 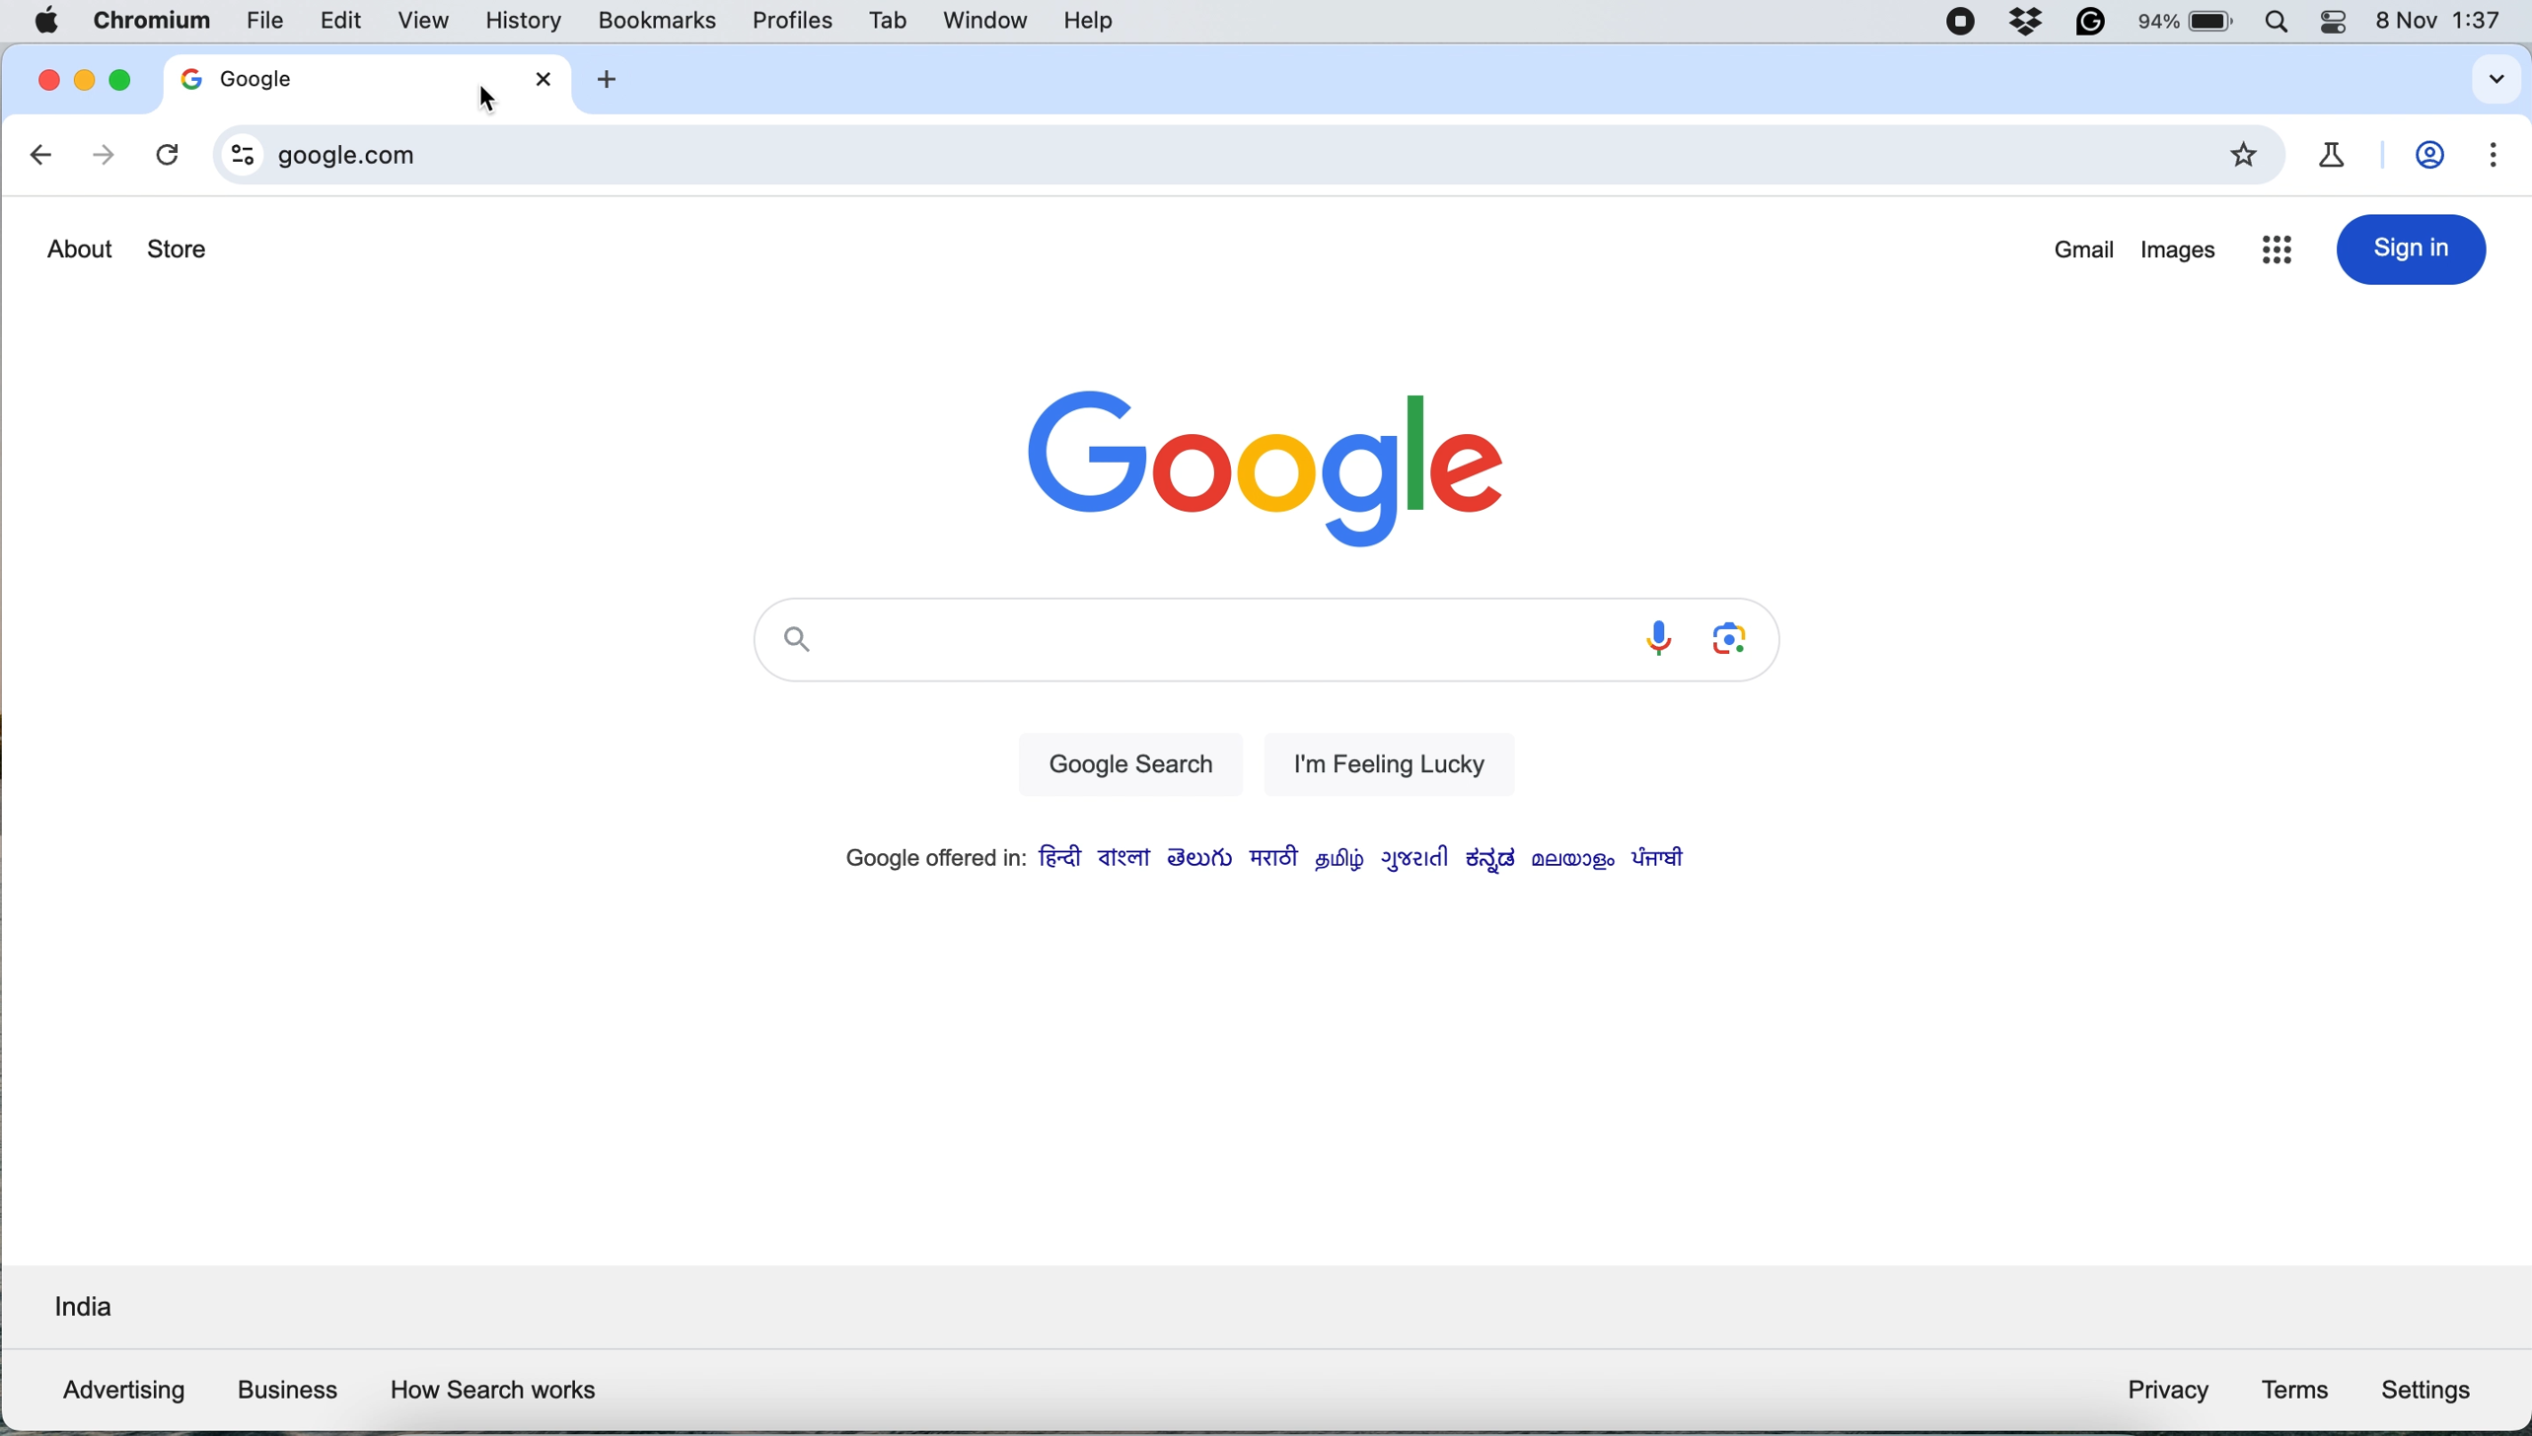 What do you see at coordinates (179, 251) in the screenshot?
I see `store` at bounding box center [179, 251].